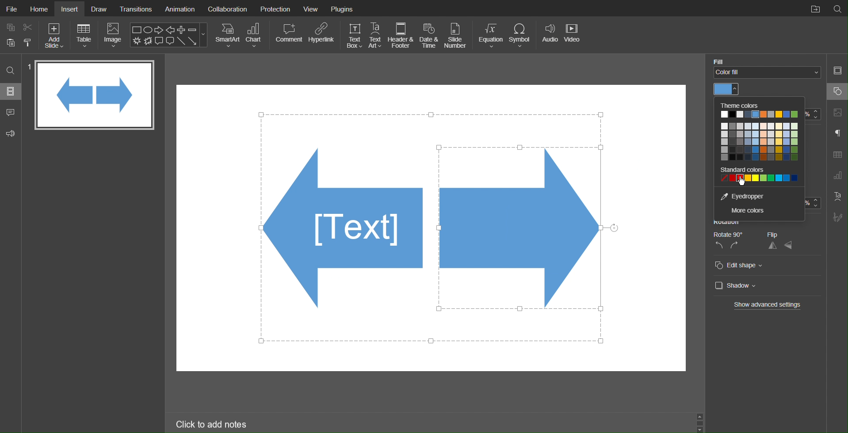  Describe the element at coordinates (321, 36) in the screenshot. I see `Hyperlink` at that location.